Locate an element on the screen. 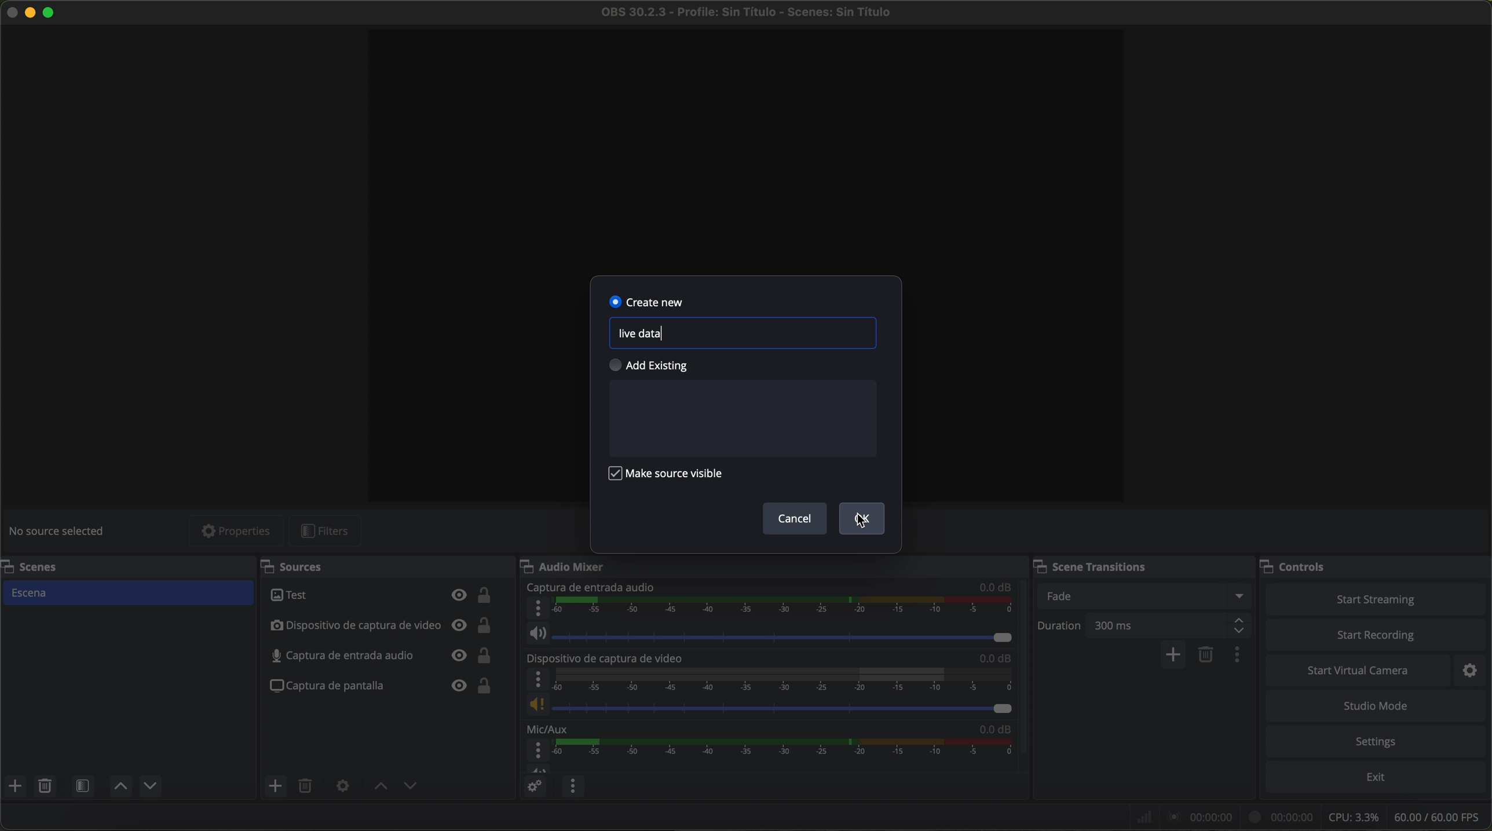 The image size is (1492, 831). more options is located at coordinates (536, 679).